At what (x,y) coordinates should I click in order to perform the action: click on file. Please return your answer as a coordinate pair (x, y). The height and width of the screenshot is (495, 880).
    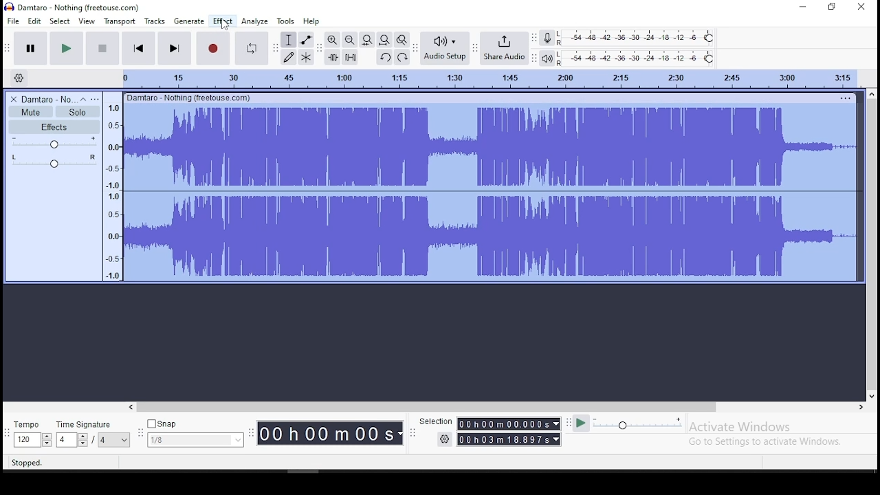
    Looking at the image, I should click on (12, 20).